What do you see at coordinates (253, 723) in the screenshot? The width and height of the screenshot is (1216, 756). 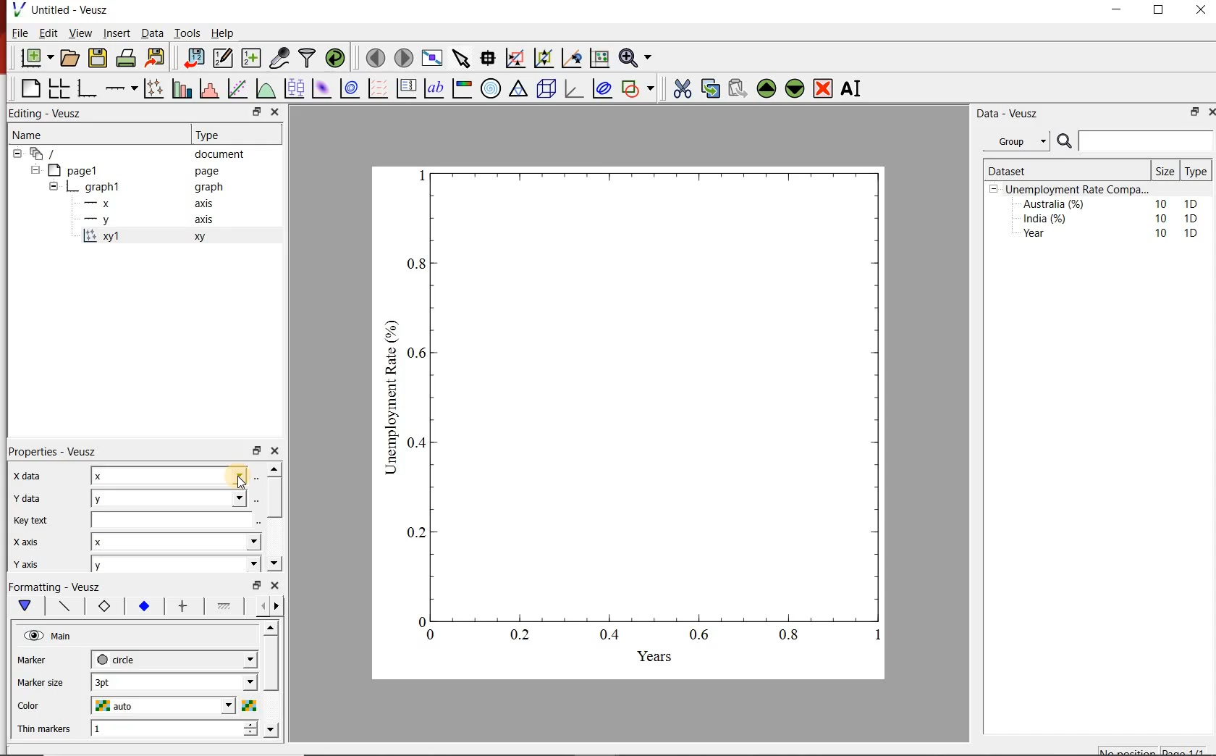 I see `increase` at bounding box center [253, 723].